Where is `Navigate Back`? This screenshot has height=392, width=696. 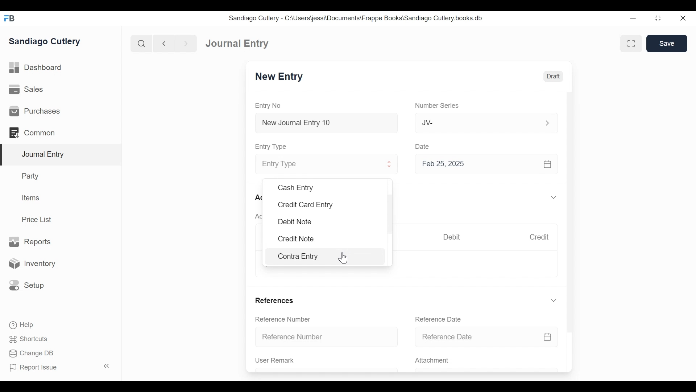
Navigate Back is located at coordinates (164, 44).